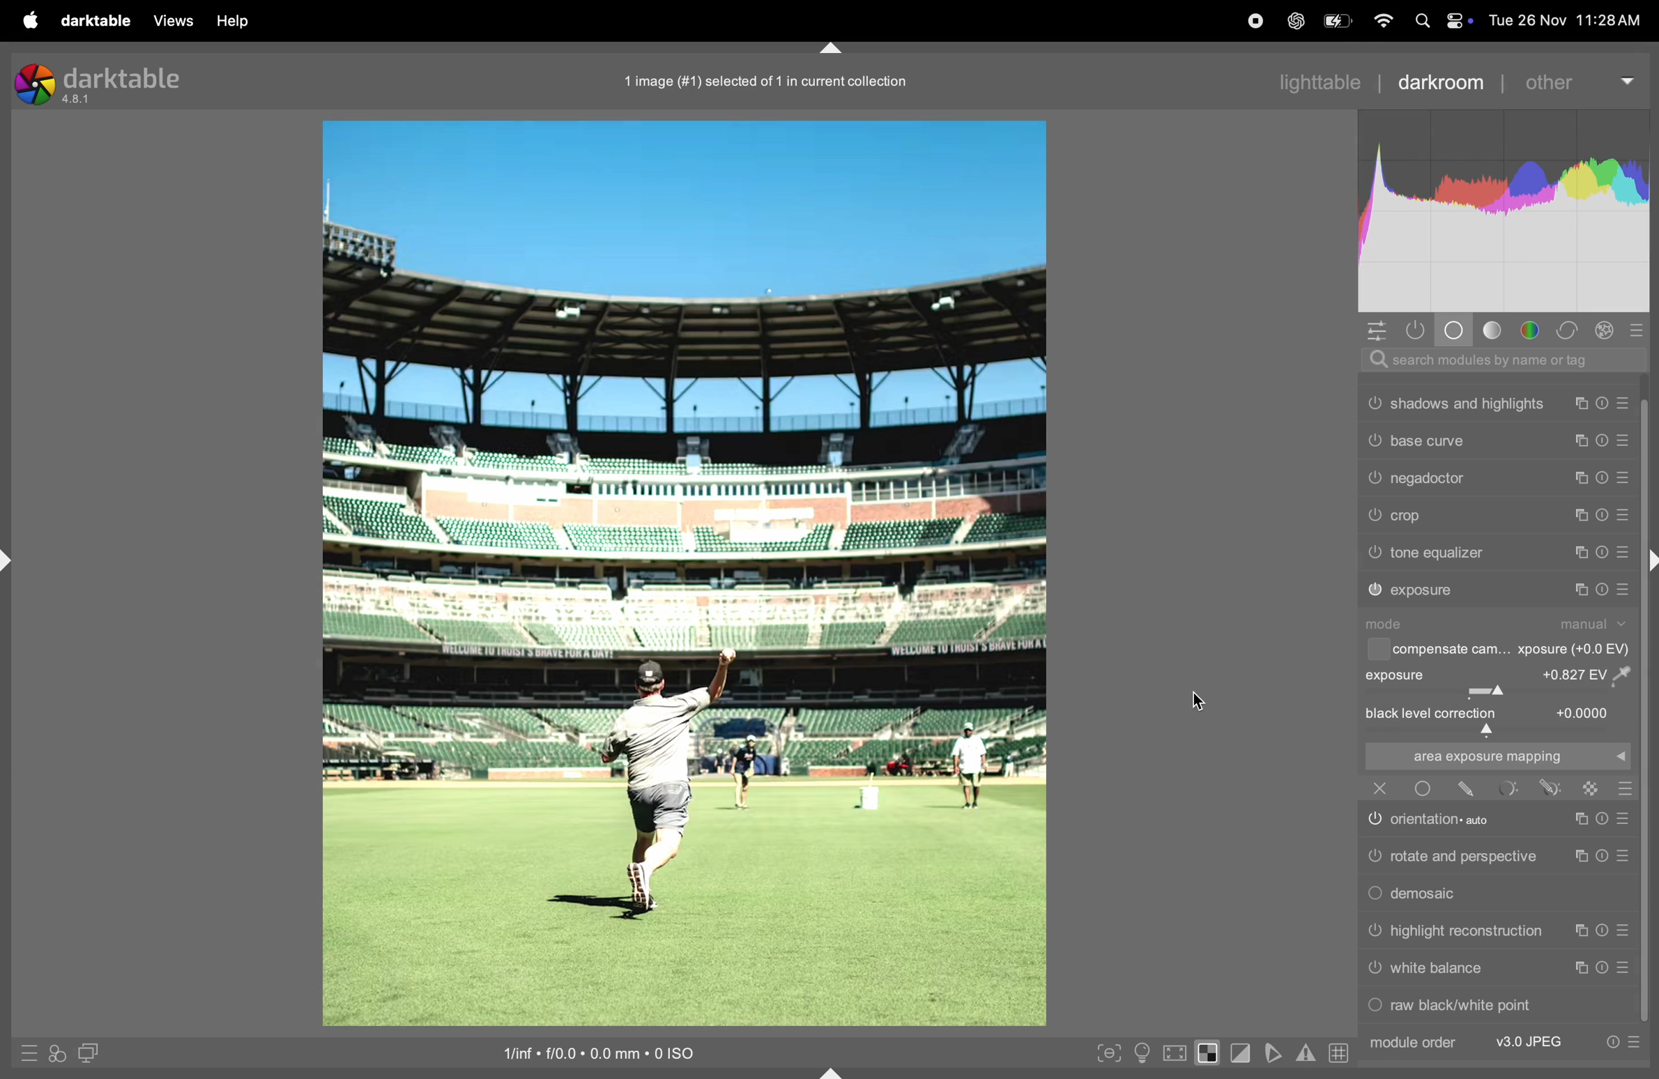  Describe the element at coordinates (1374, 822) in the screenshot. I see `Switch on or off` at that location.